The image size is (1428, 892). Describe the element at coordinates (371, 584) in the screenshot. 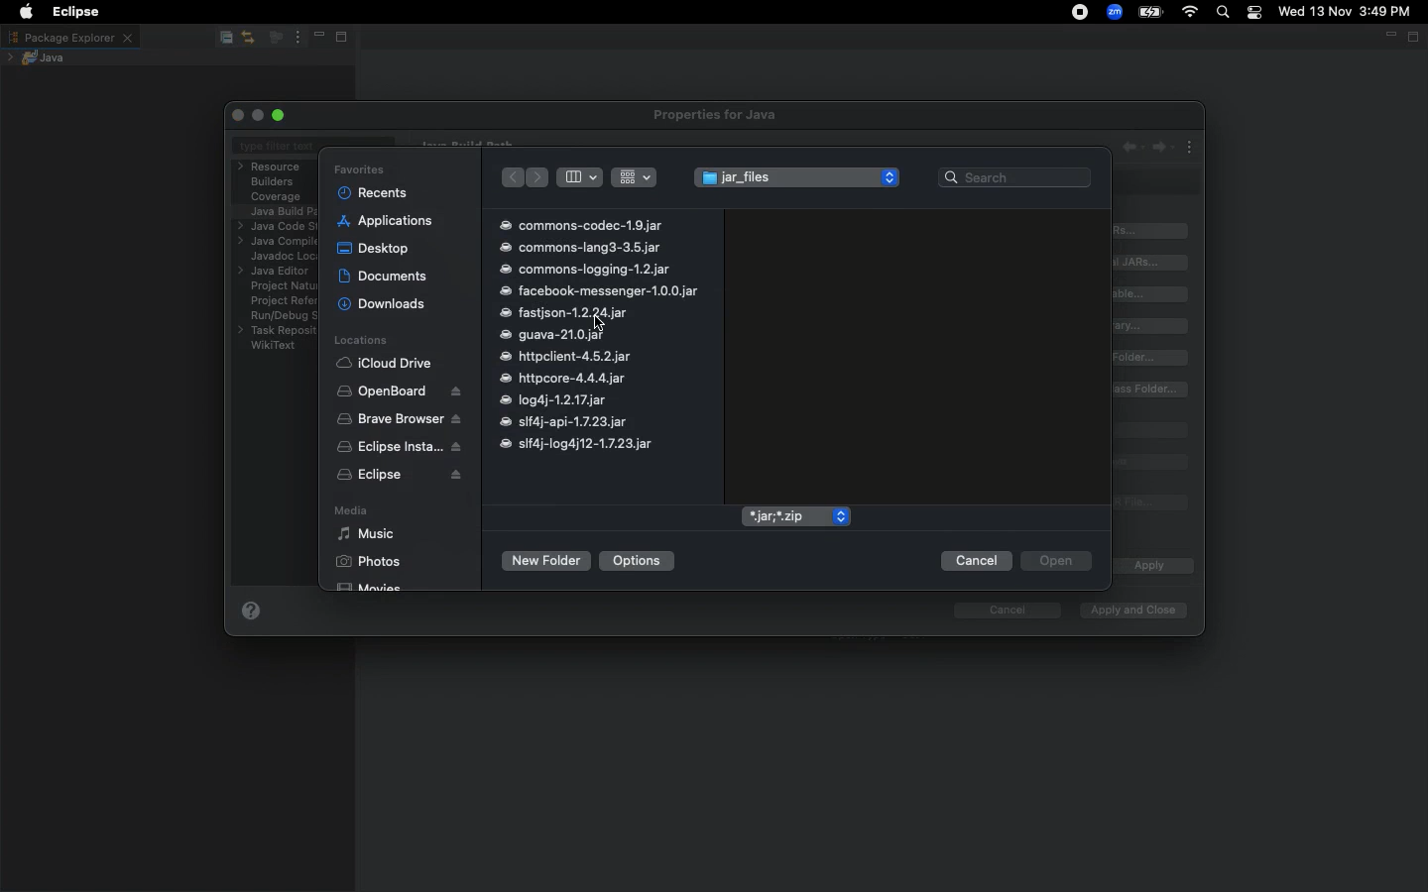

I see `Movies` at that location.